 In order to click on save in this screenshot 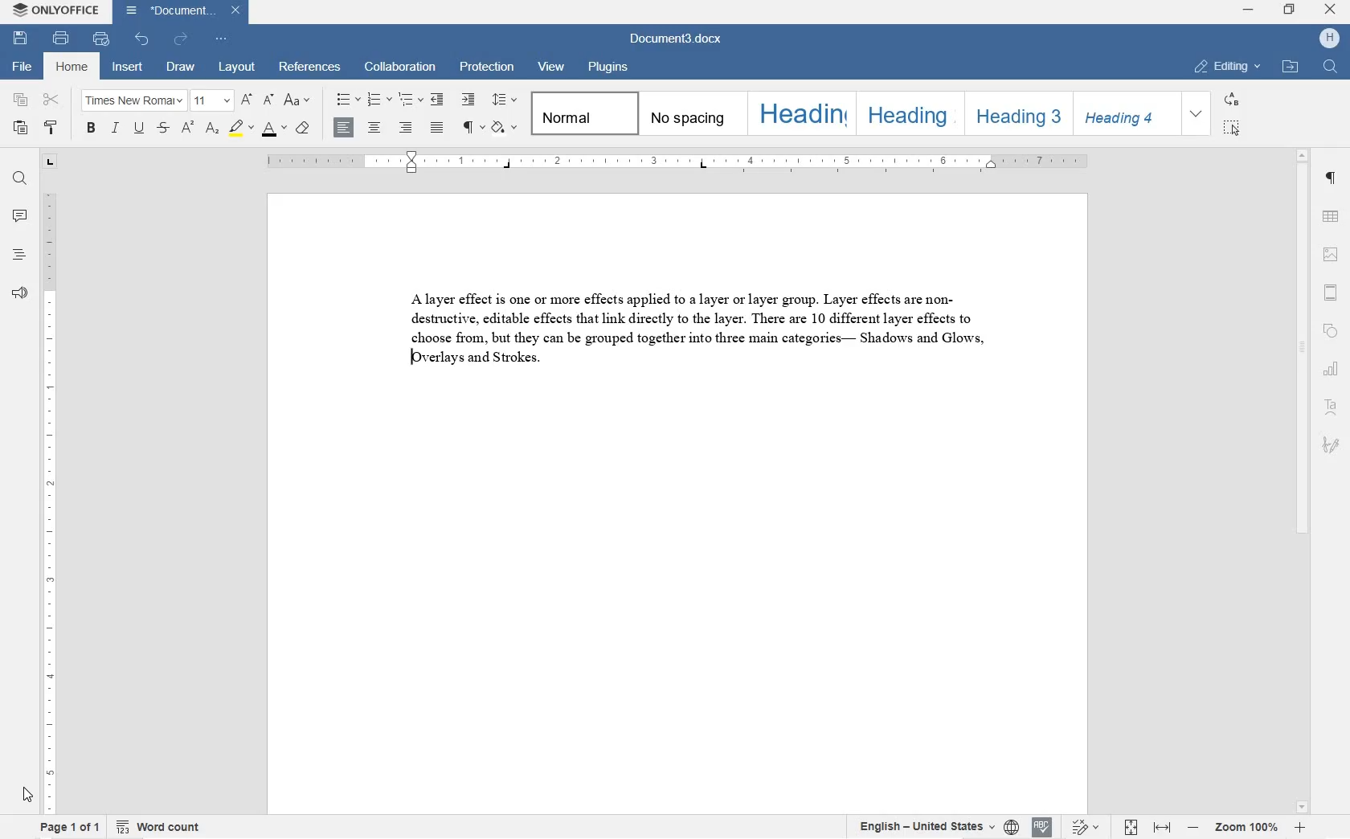, I will do `click(18, 39)`.